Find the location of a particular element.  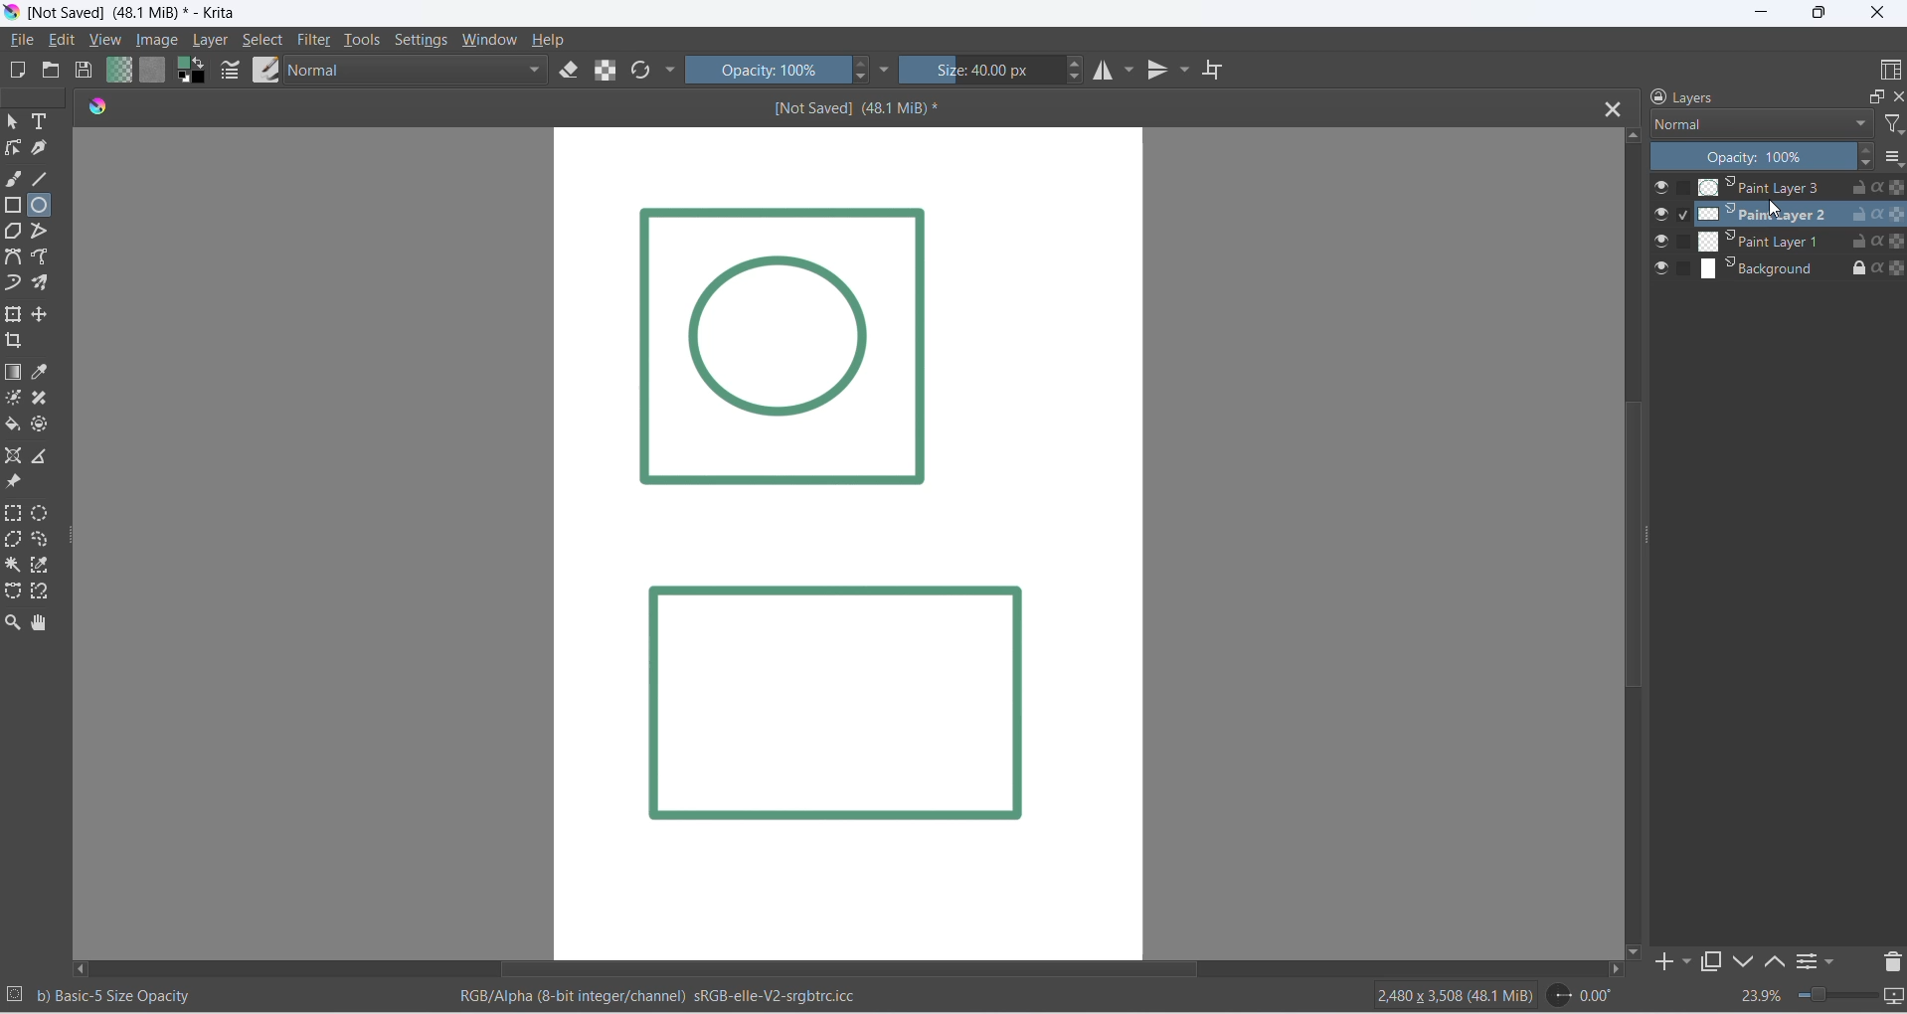

scrollbar is located at coordinates (1647, 539).